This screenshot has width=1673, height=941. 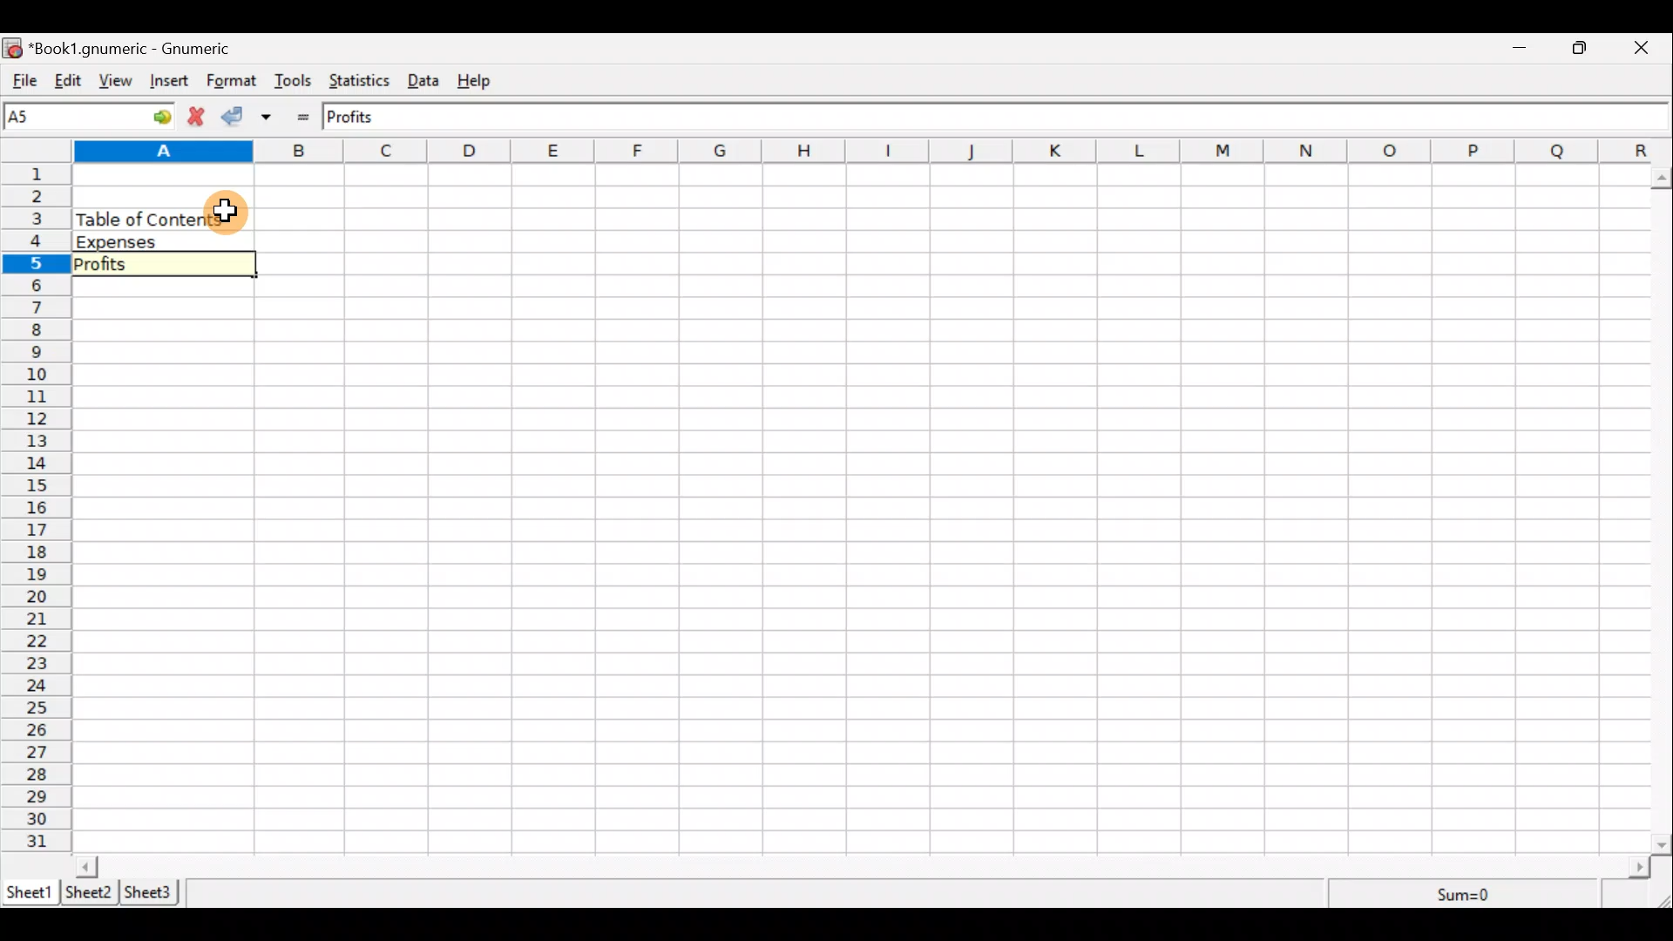 I want to click on Accept change, so click(x=237, y=118).